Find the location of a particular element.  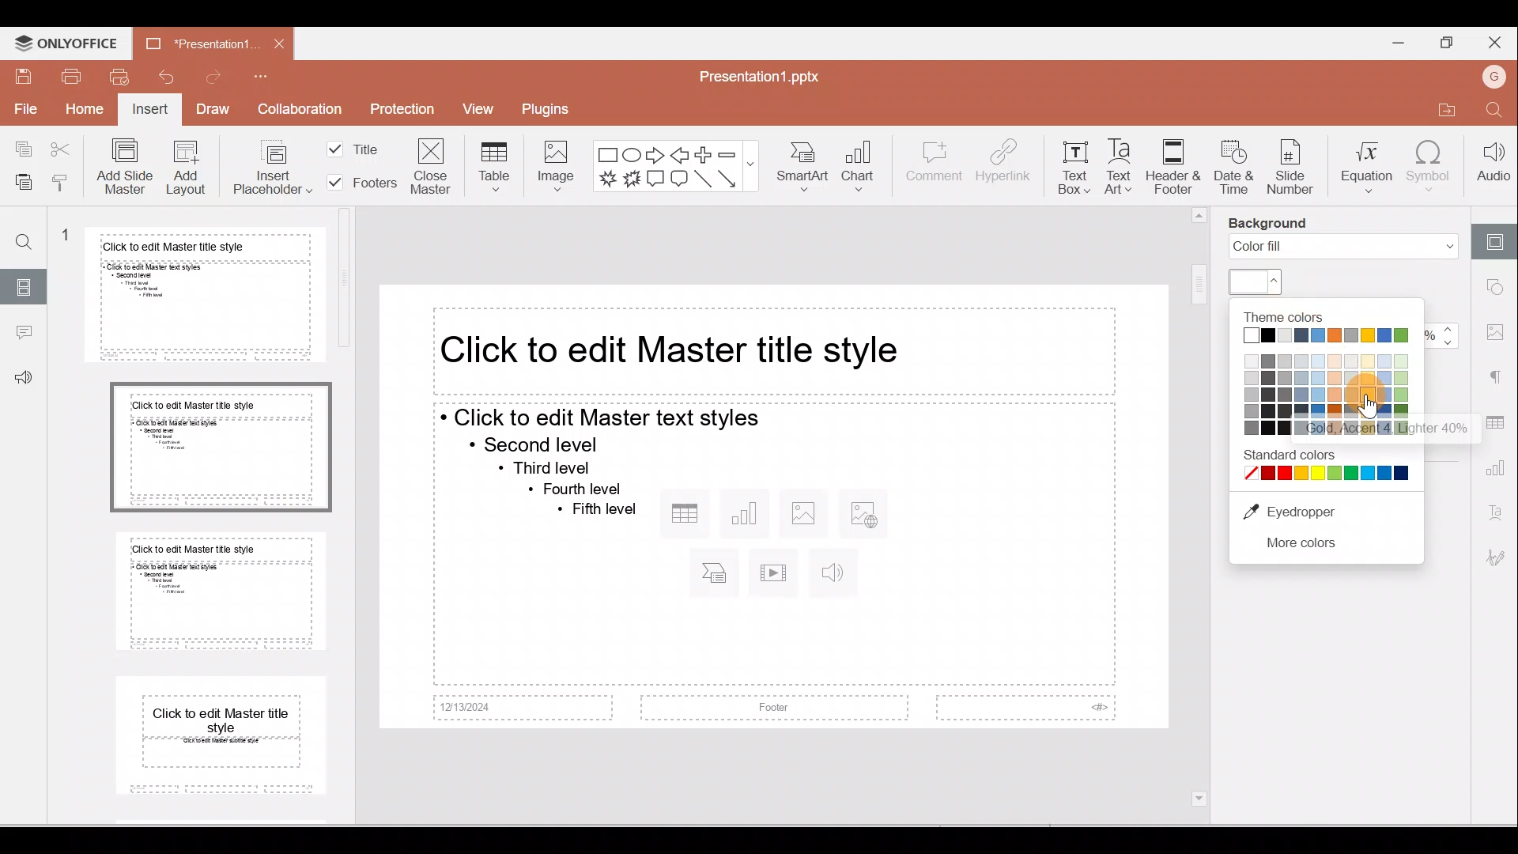

Find is located at coordinates (25, 237).